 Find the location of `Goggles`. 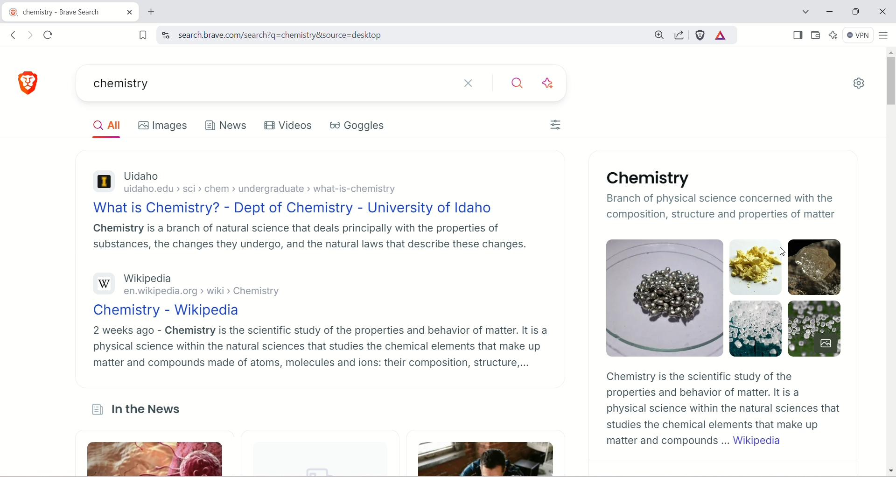

Goggles is located at coordinates (355, 125).